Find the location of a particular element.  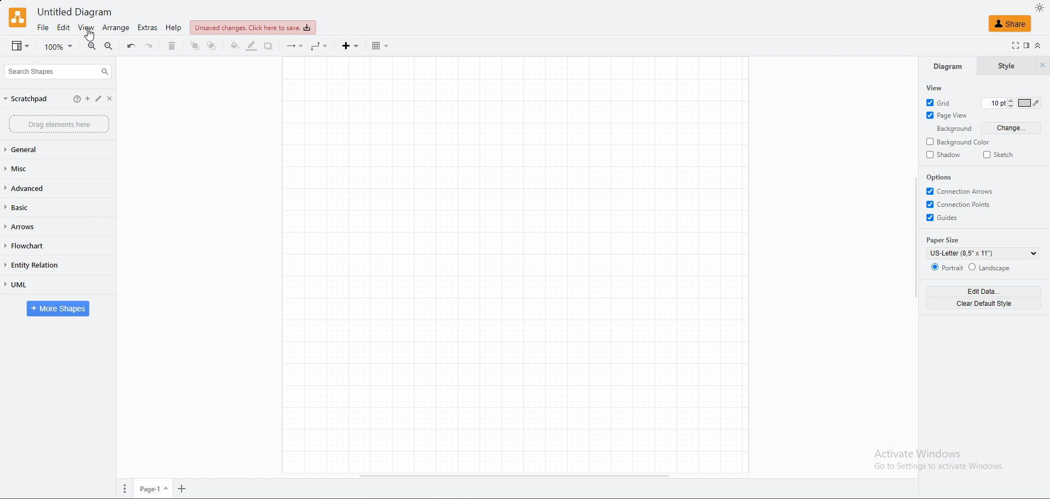

help is located at coordinates (71, 98).